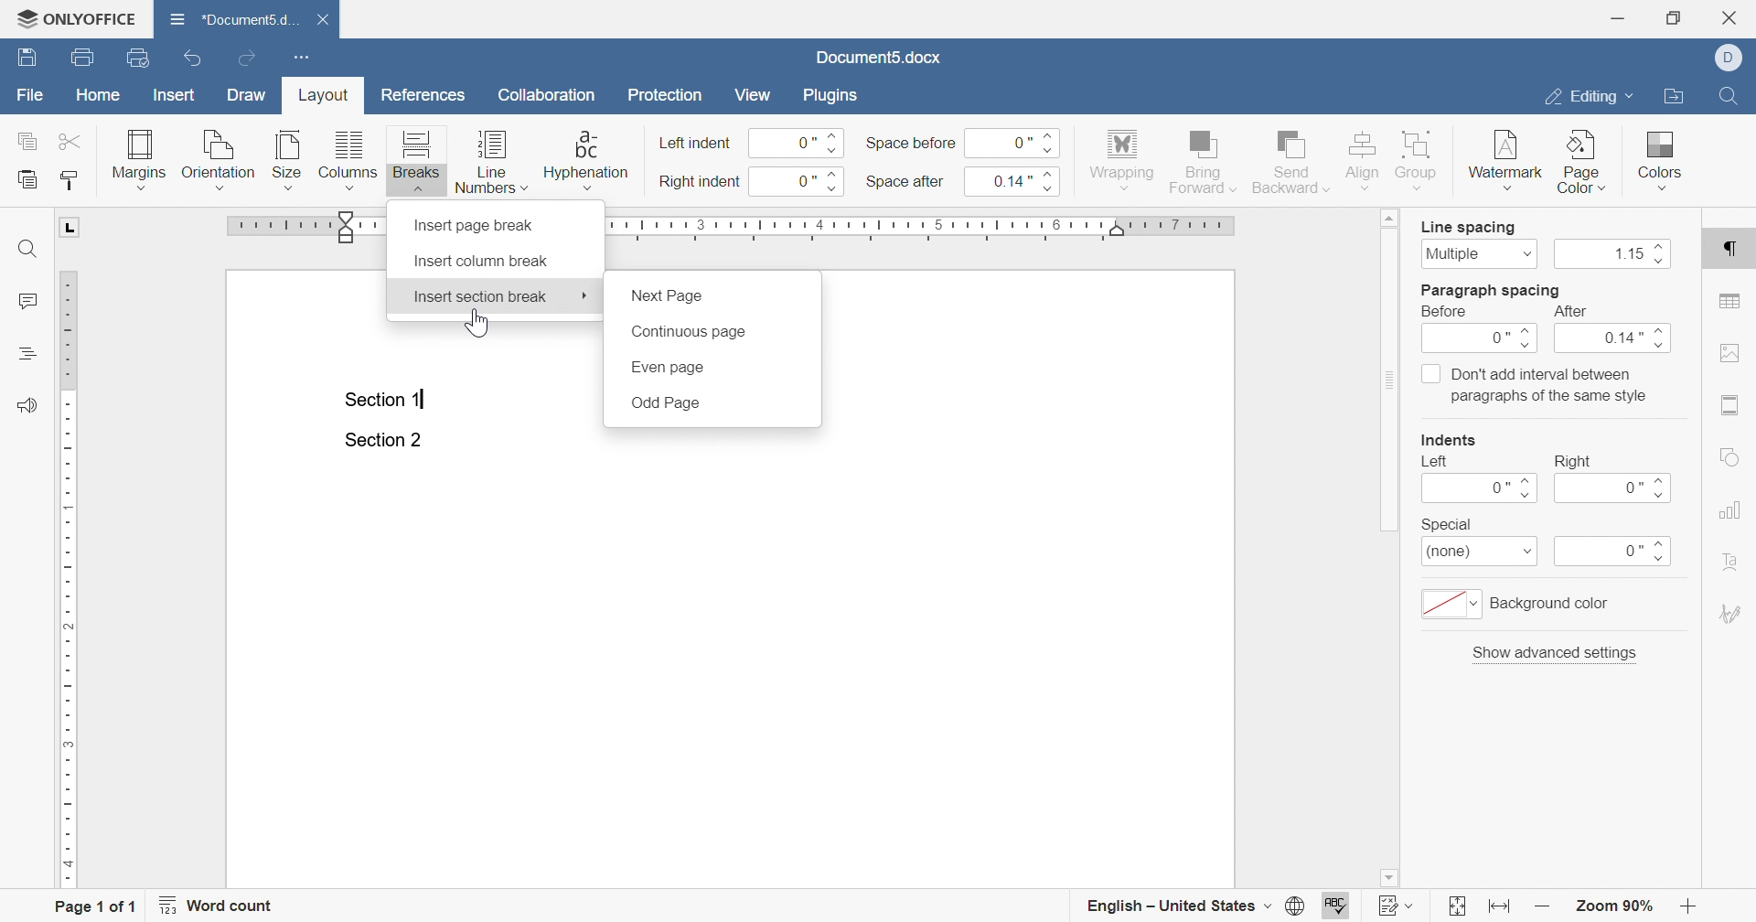 The width and height of the screenshot is (1756, 922). I want to click on show advanced settings, so click(1557, 652).